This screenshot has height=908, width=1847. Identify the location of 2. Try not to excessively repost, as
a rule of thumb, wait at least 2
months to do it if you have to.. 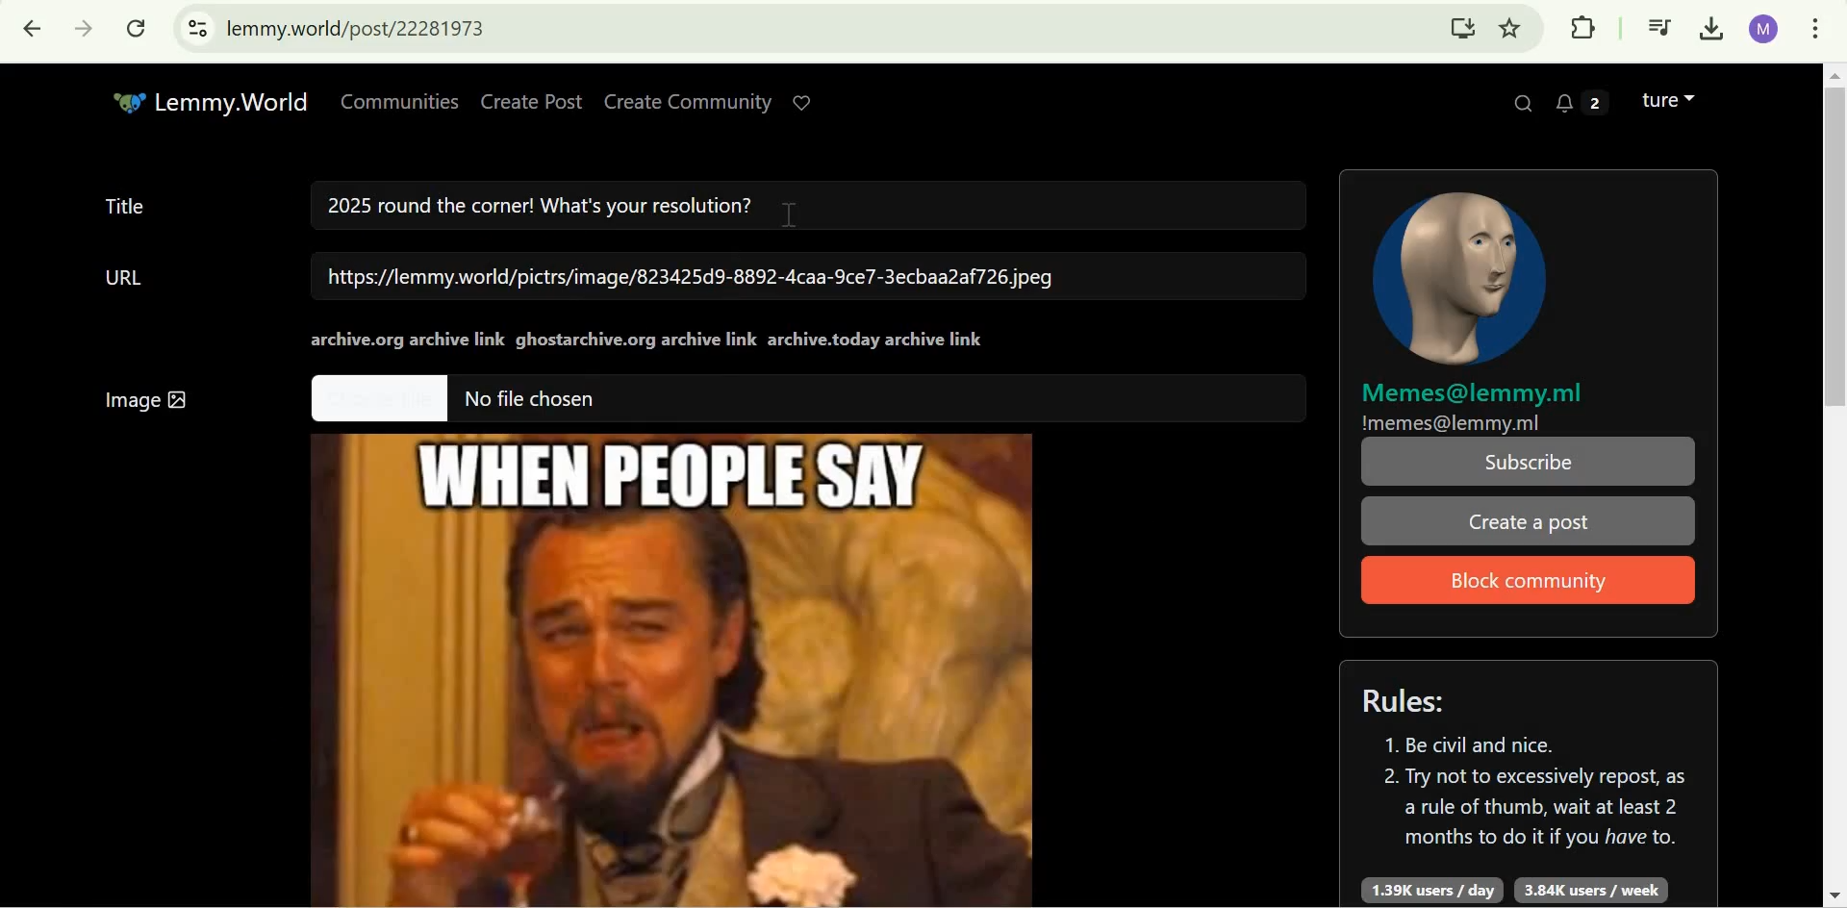
(1534, 809).